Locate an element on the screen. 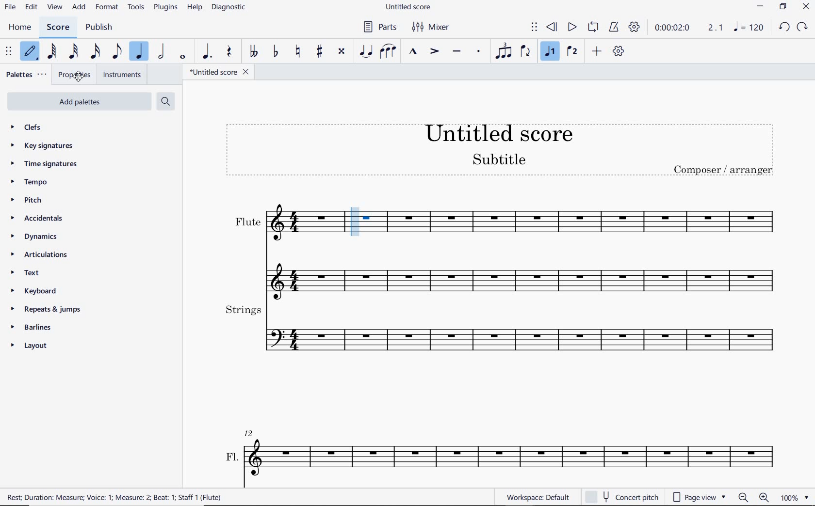 Image resolution: width=815 pixels, height=506 pixels. TUPLET is located at coordinates (505, 50).